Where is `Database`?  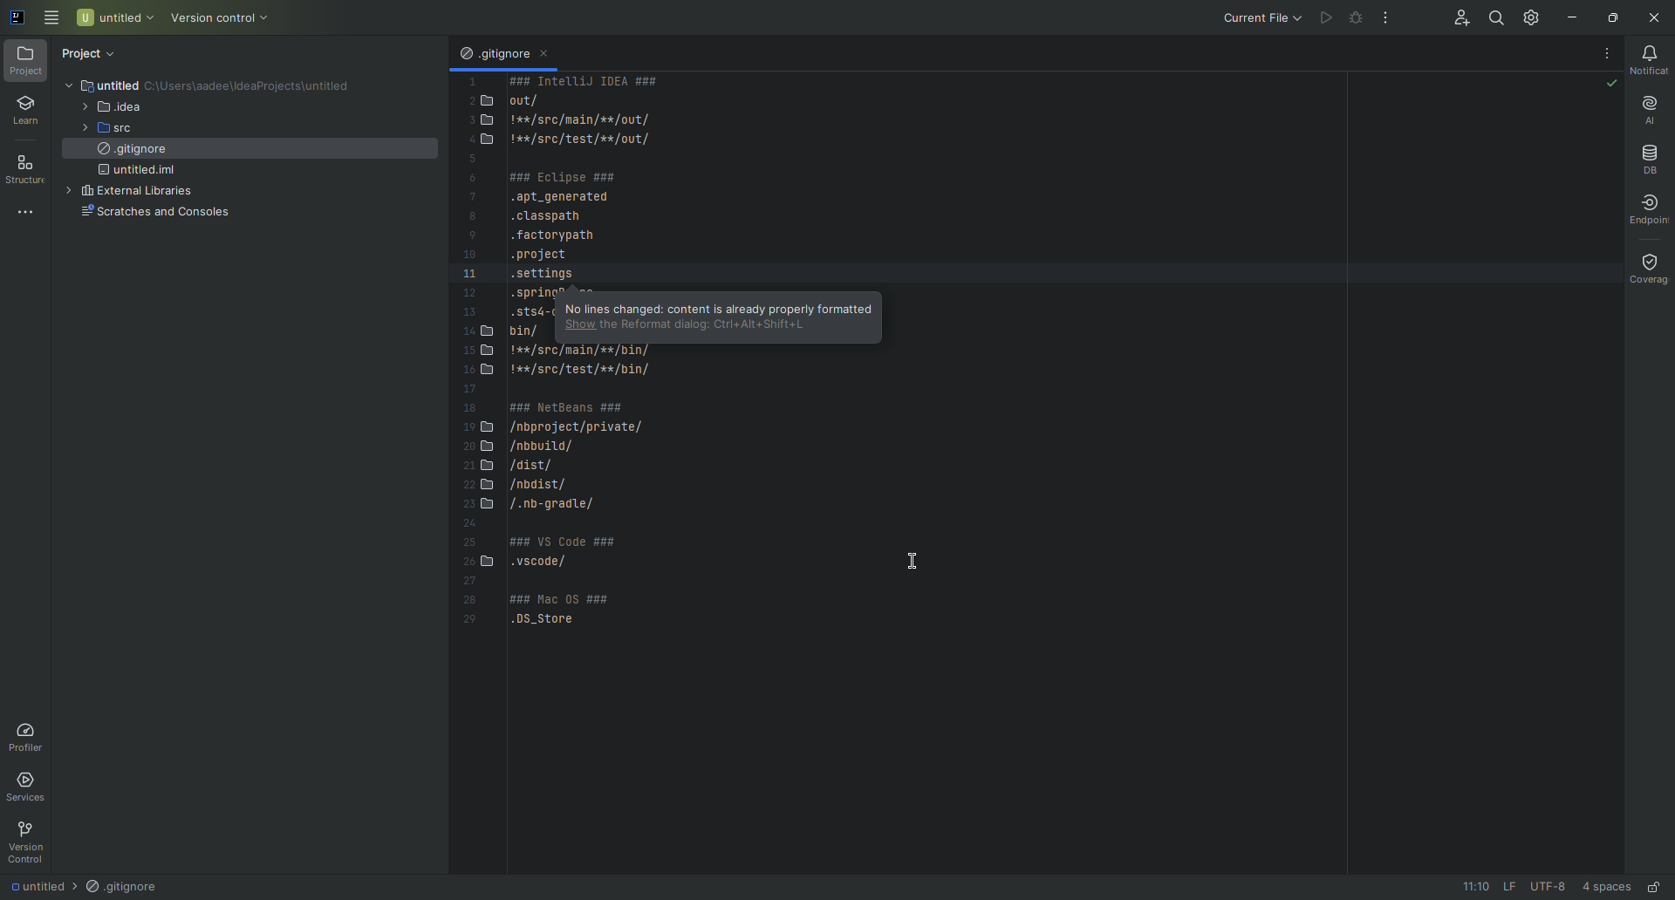
Database is located at coordinates (1648, 154).